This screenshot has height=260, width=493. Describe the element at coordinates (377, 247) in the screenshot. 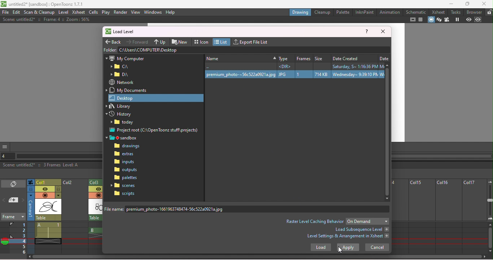

I see `Cancel` at that location.